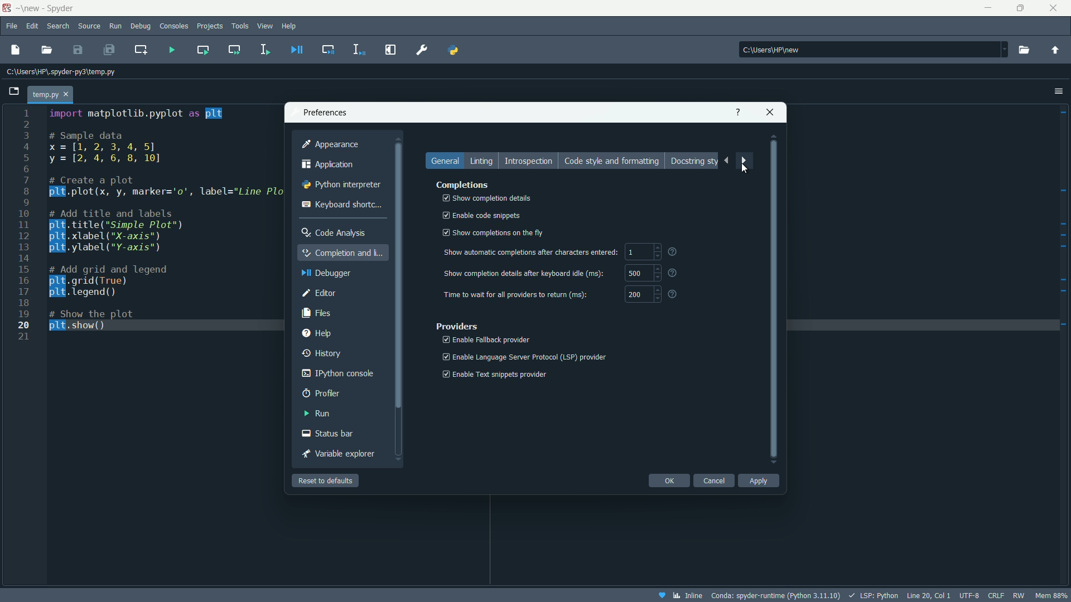  What do you see at coordinates (108, 49) in the screenshot?
I see `save all files` at bounding box center [108, 49].